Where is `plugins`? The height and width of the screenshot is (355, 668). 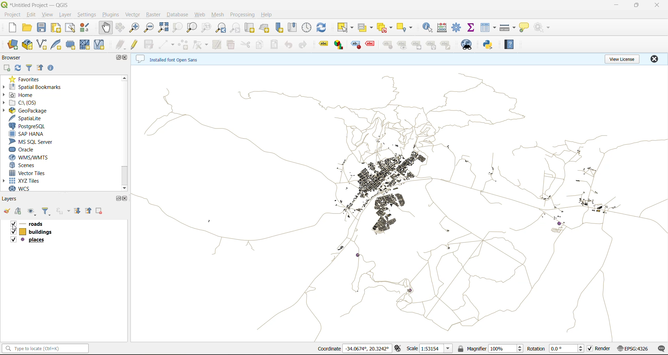 plugins is located at coordinates (112, 15).